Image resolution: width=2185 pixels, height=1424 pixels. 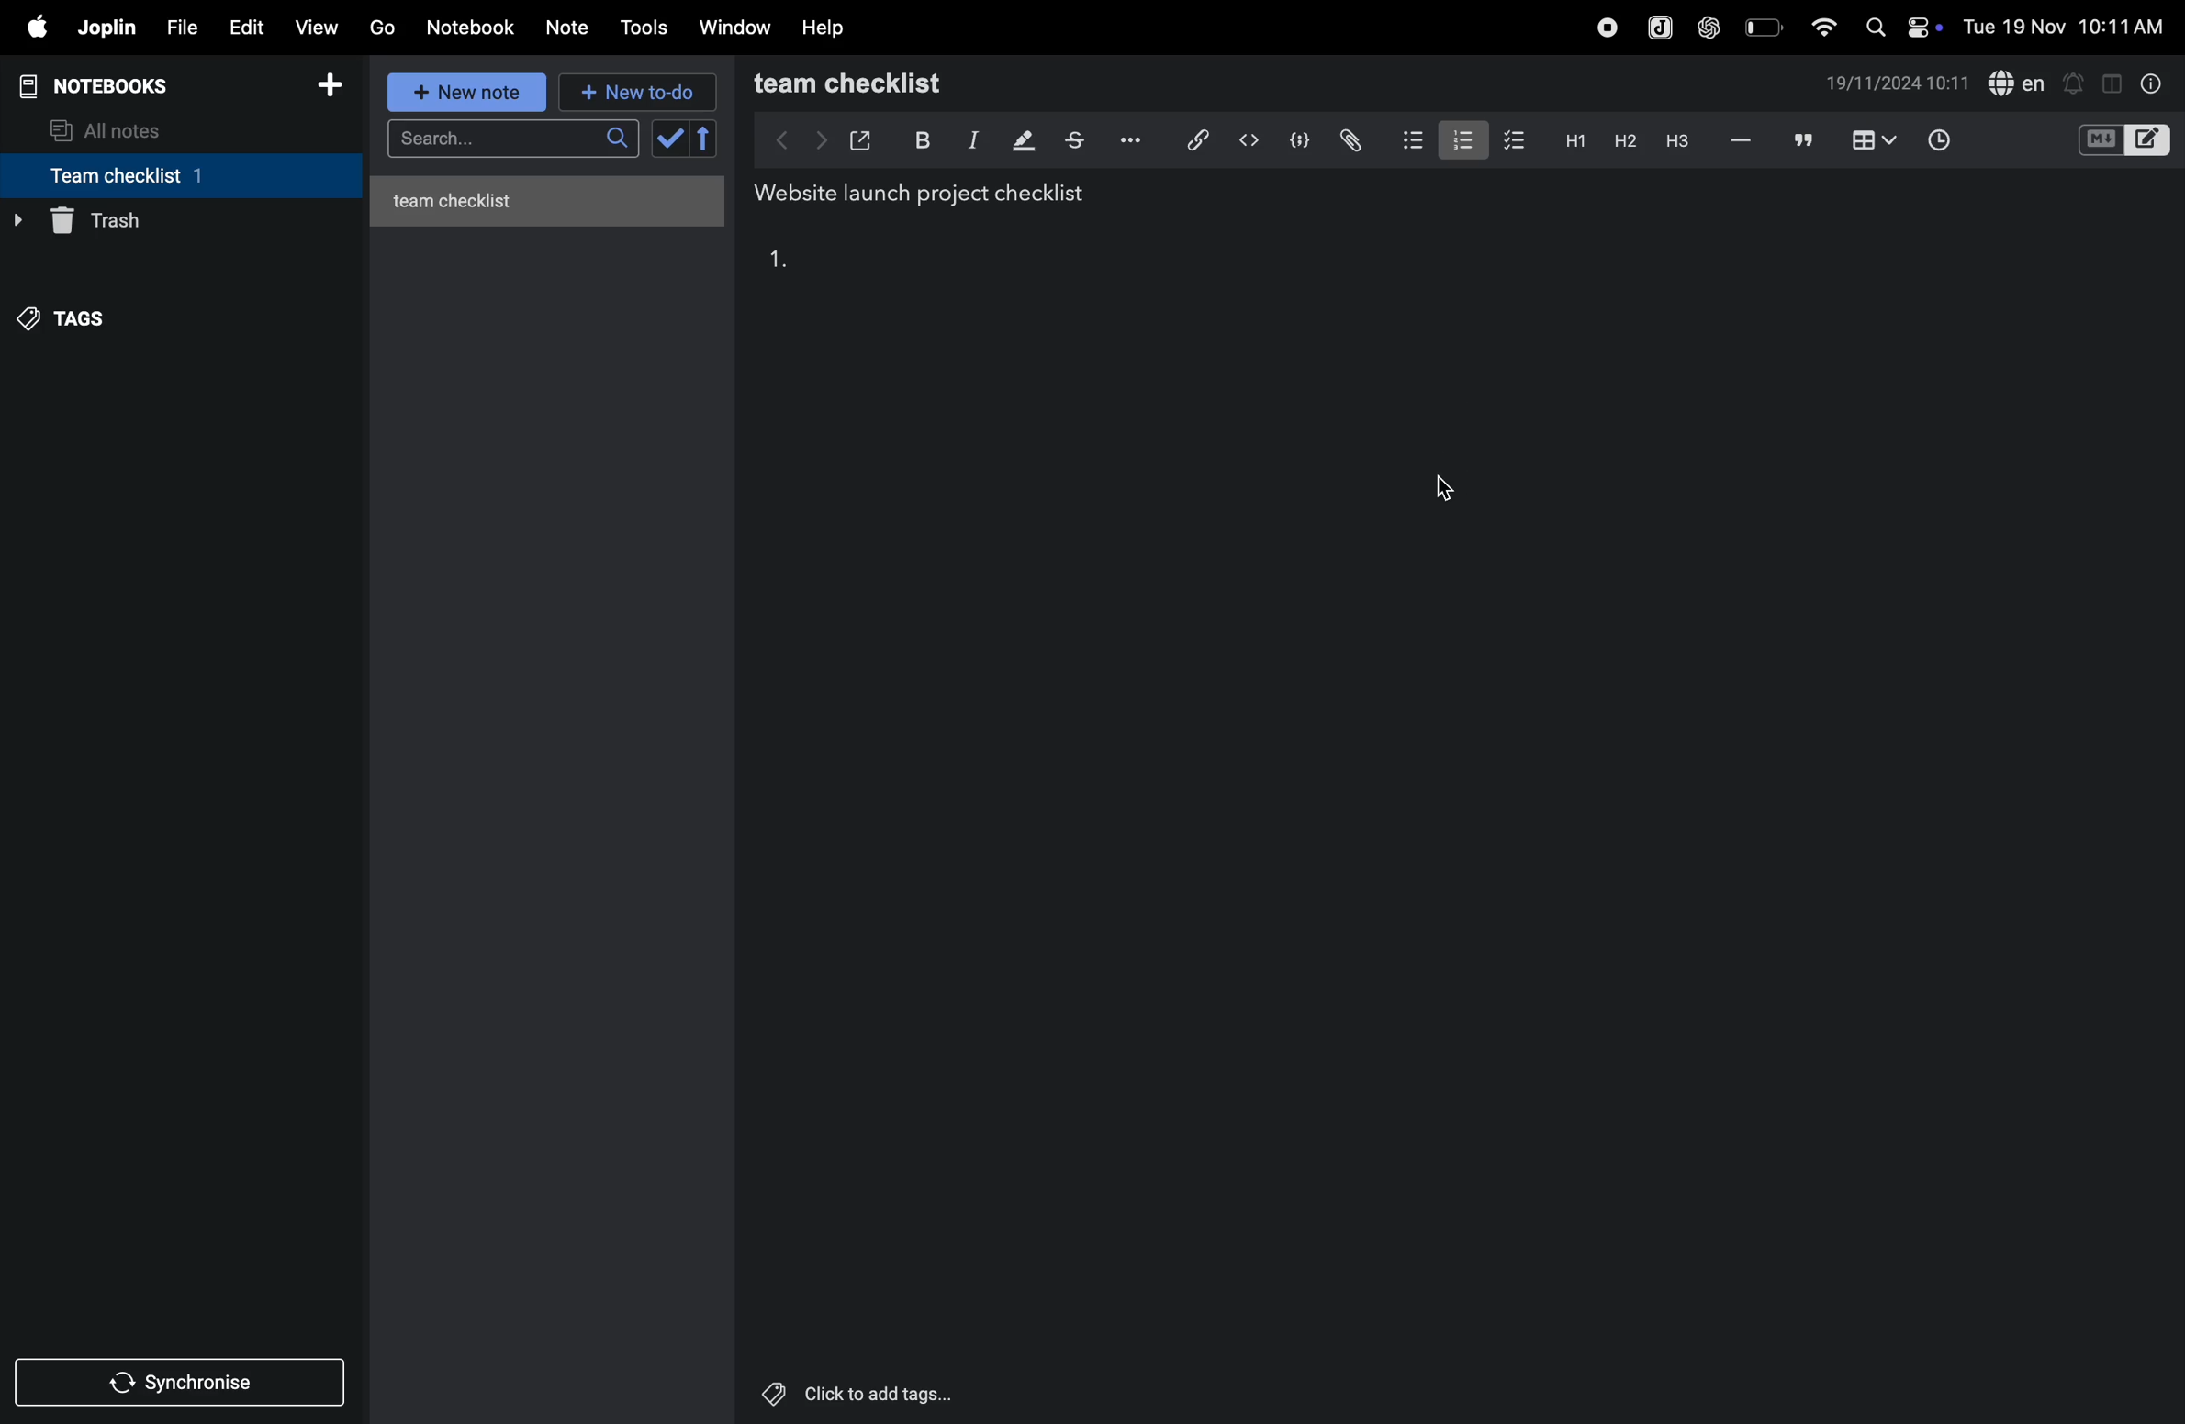 What do you see at coordinates (36, 28) in the screenshot?
I see `apple menu` at bounding box center [36, 28].